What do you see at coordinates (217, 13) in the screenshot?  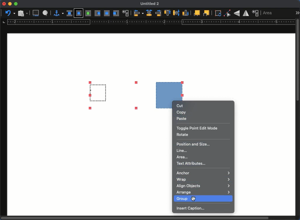 I see `rotate` at bounding box center [217, 13].